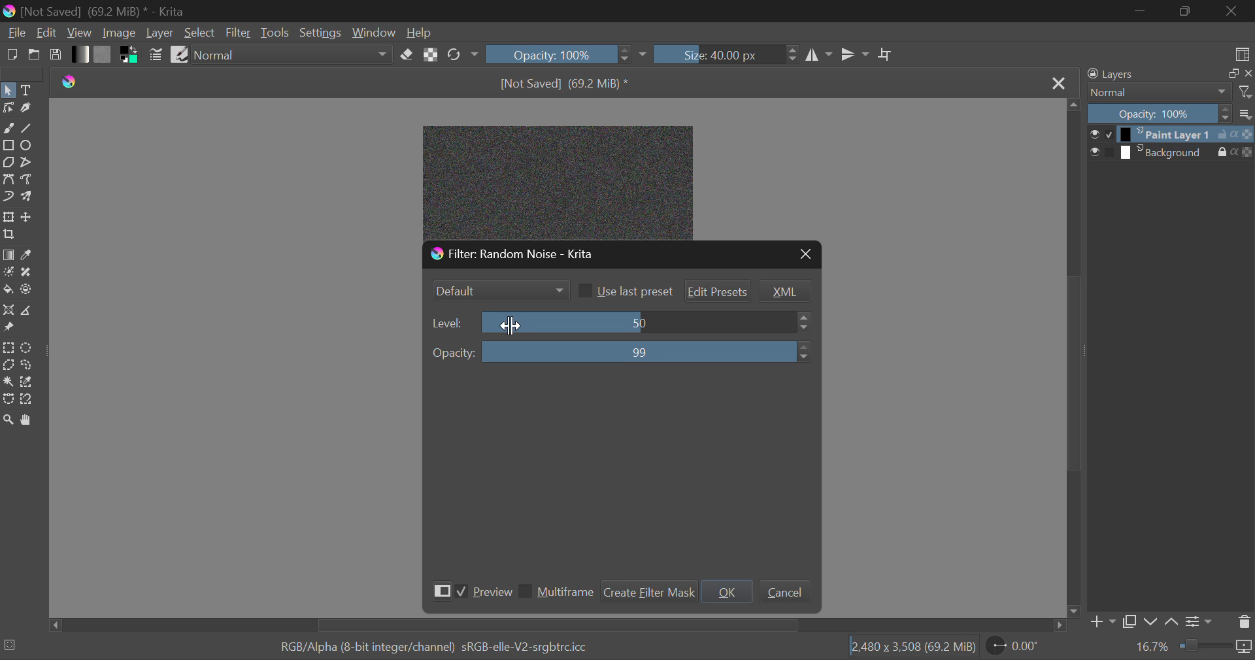  What do you see at coordinates (1108, 152) in the screenshot?
I see `checkbox` at bounding box center [1108, 152].